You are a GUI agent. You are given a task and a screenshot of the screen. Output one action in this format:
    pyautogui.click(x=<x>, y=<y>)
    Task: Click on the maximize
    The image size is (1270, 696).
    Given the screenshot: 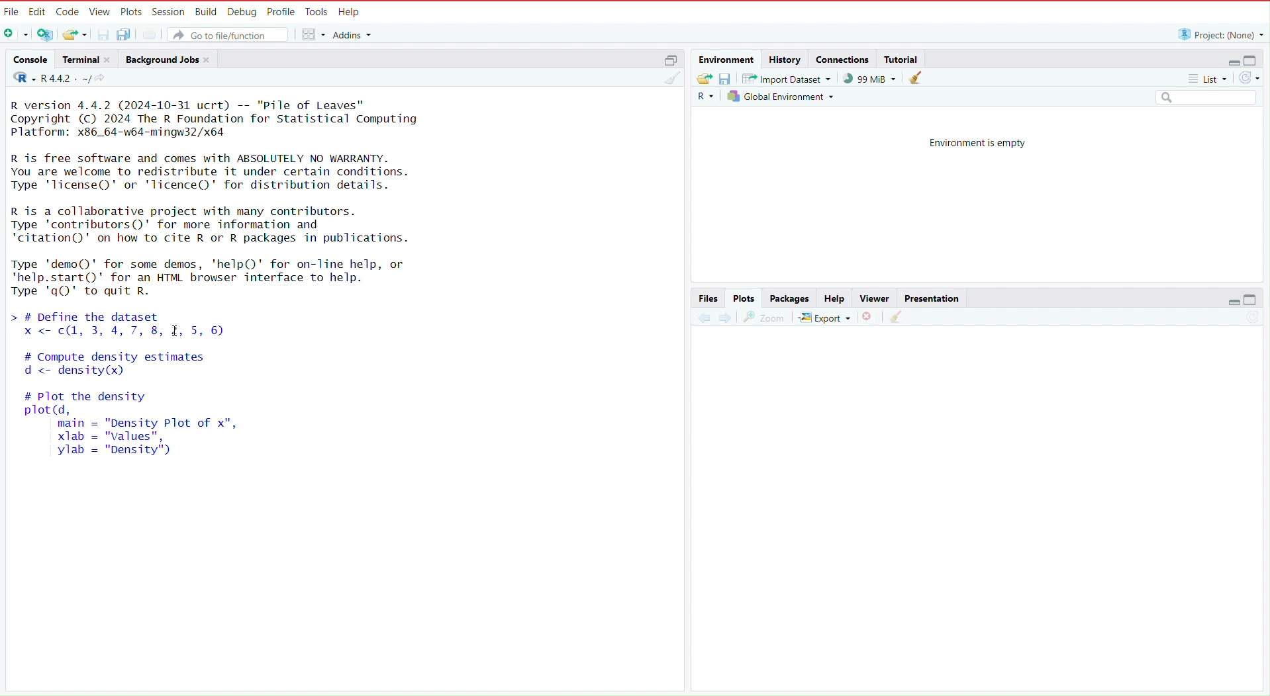 What is the action you would take?
    pyautogui.click(x=1257, y=302)
    